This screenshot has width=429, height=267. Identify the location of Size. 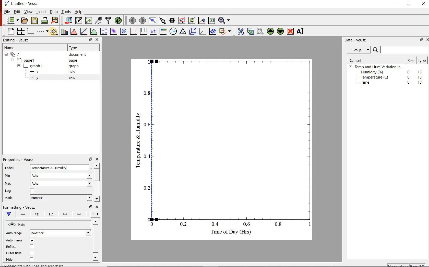
(411, 60).